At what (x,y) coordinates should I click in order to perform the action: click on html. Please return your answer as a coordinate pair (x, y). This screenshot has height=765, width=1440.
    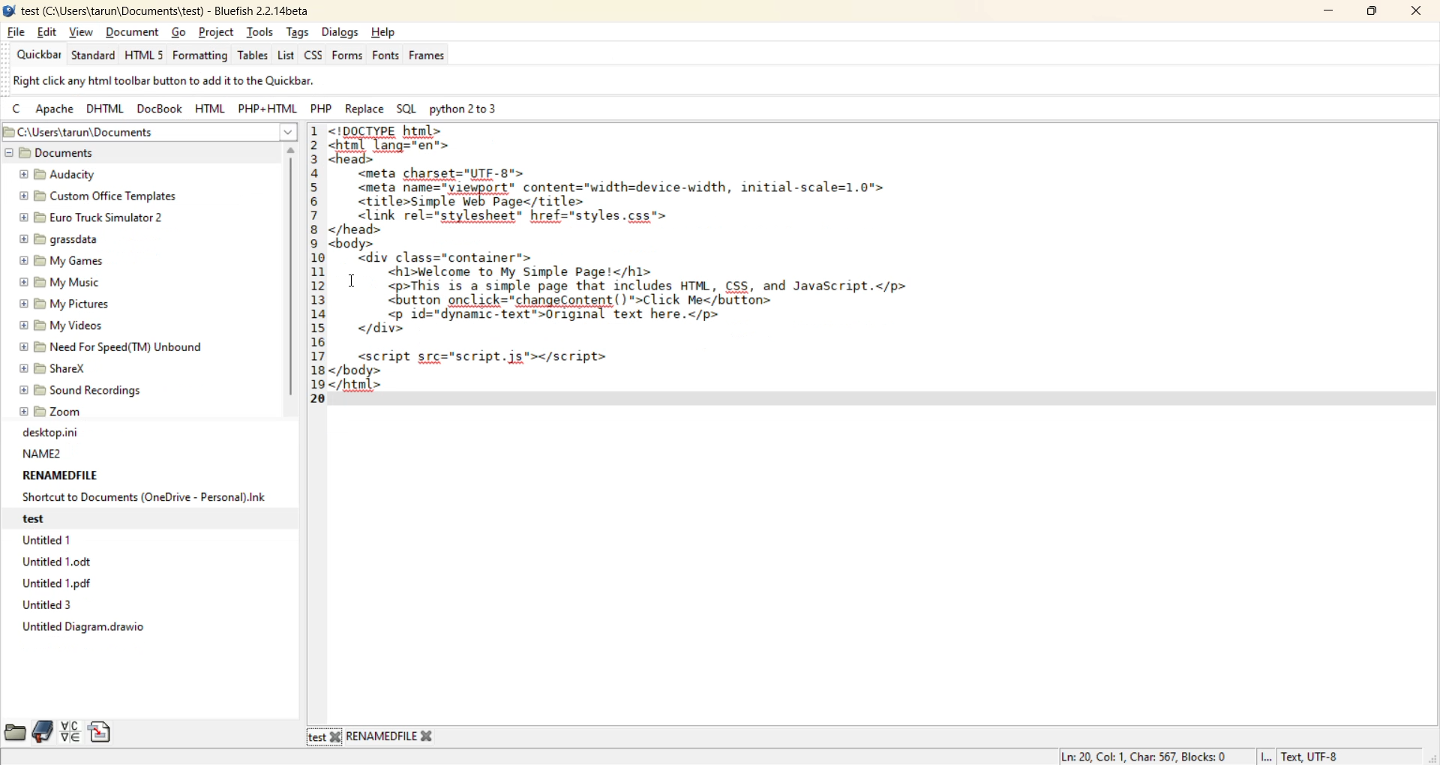
    Looking at the image, I should click on (210, 108).